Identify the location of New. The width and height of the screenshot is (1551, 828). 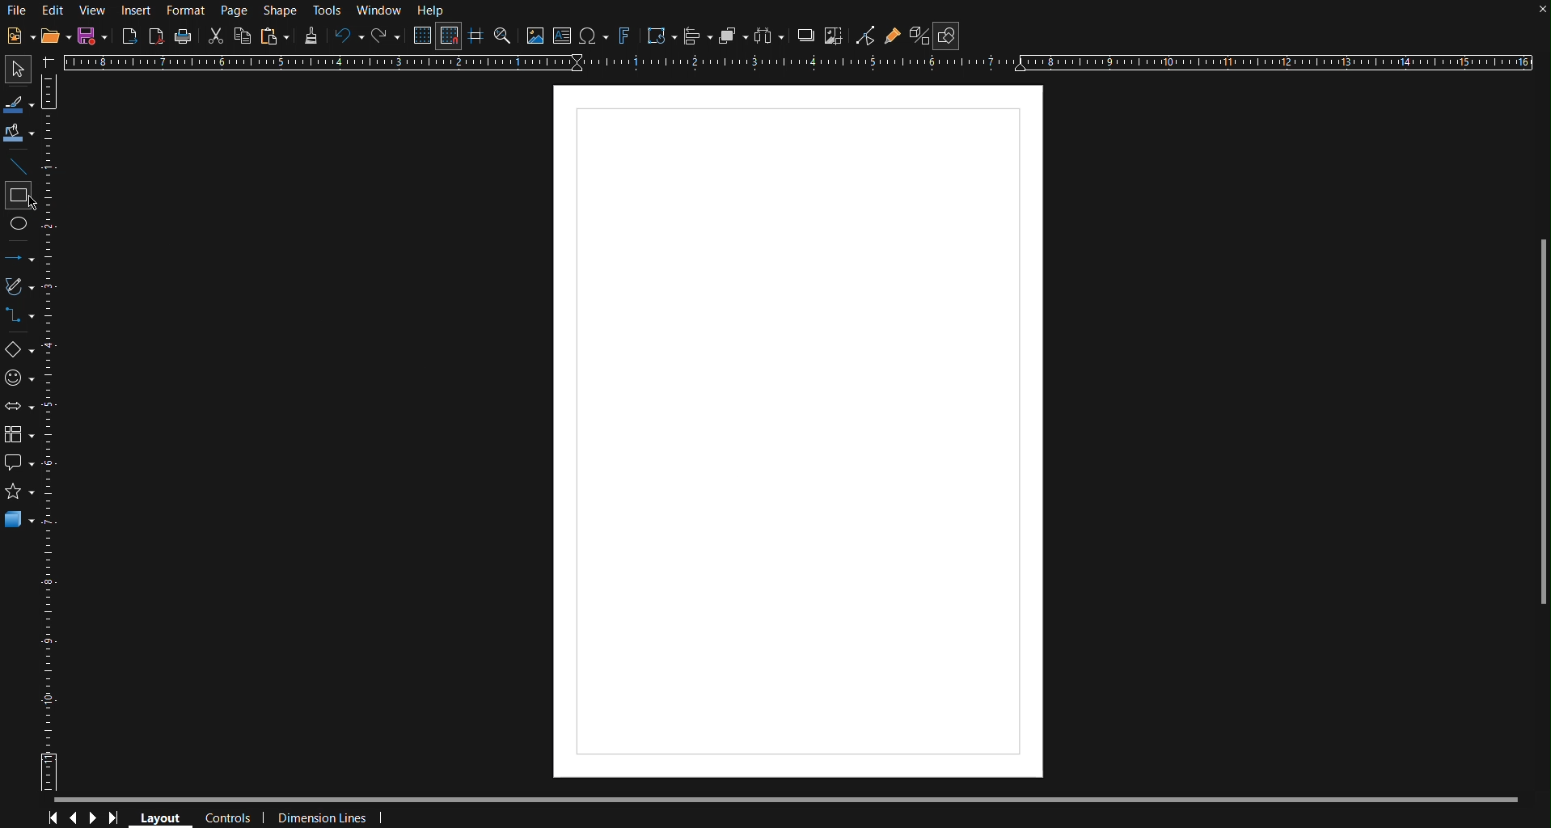
(19, 35).